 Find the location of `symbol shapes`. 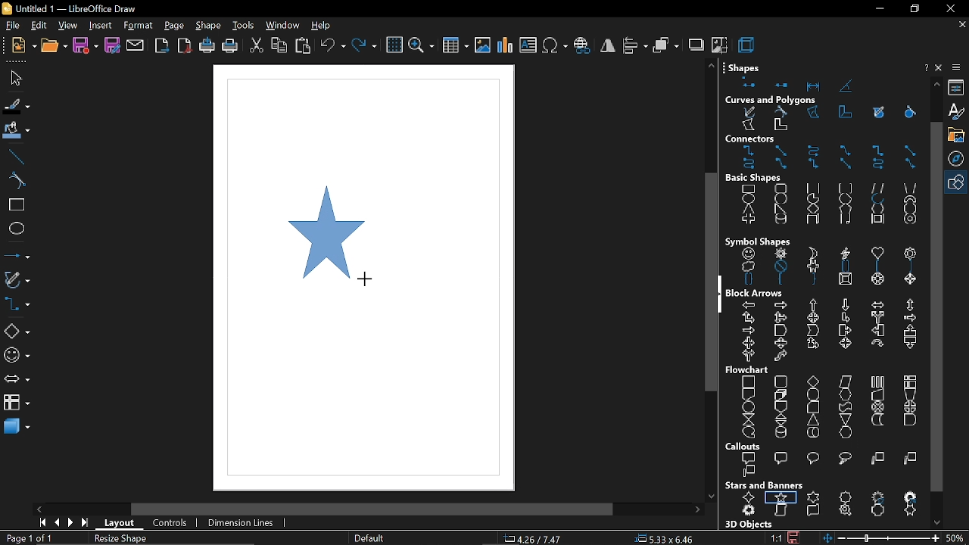

symbol shapes is located at coordinates (17, 357).